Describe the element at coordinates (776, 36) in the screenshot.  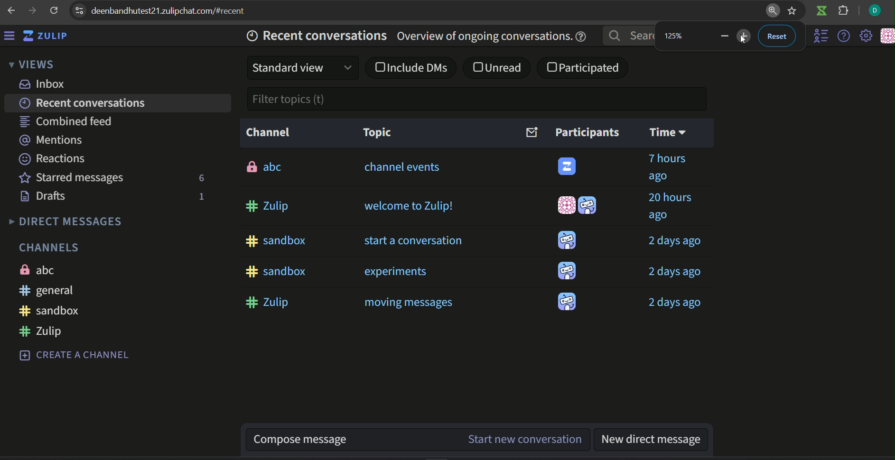
I see `reset` at that location.